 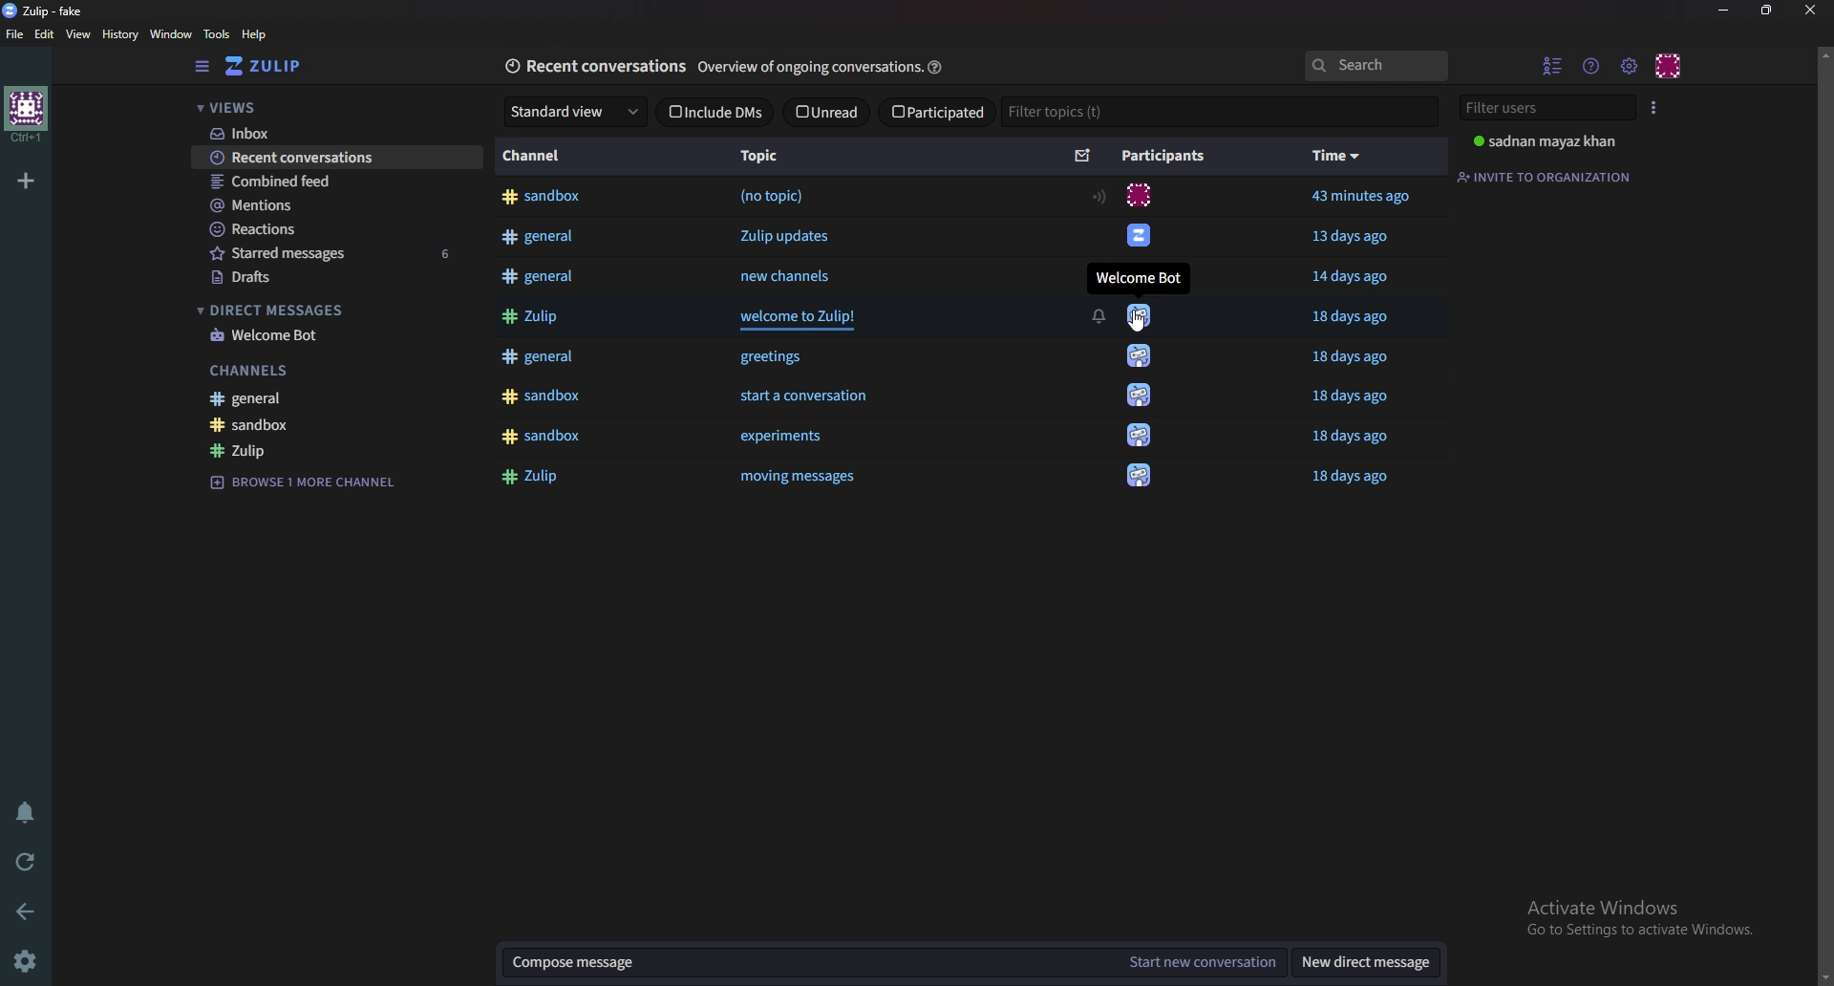 What do you see at coordinates (45, 33) in the screenshot?
I see `Edit` at bounding box center [45, 33].